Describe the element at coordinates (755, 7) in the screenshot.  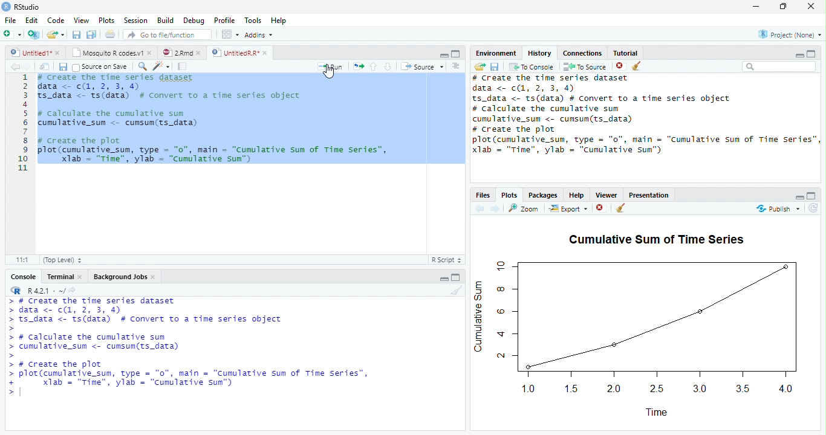
I see `minimize` at that location.